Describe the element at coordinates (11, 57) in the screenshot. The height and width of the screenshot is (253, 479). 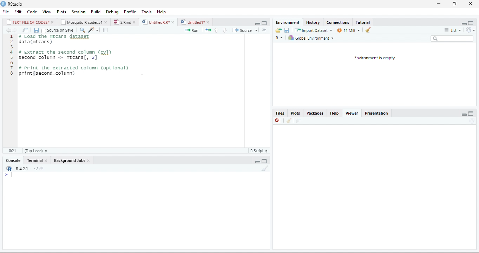
I see `5` at that location.